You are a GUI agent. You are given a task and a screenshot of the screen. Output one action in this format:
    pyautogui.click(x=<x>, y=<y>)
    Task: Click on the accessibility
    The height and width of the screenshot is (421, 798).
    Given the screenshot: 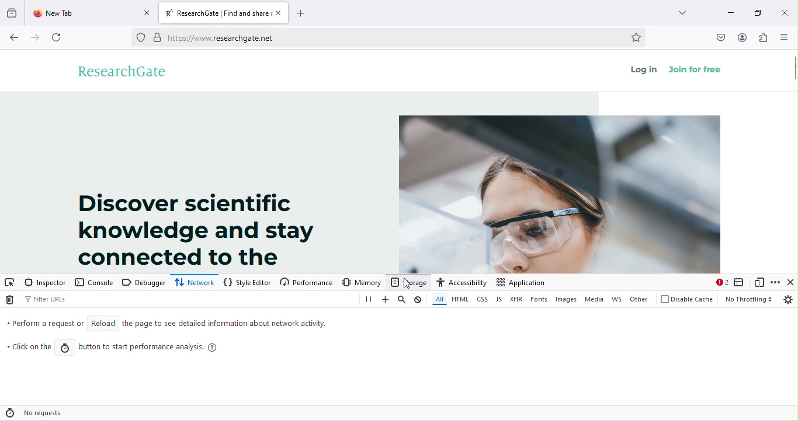 What is the action you would take?
    pyautogui.click(x=460, y=283)
    